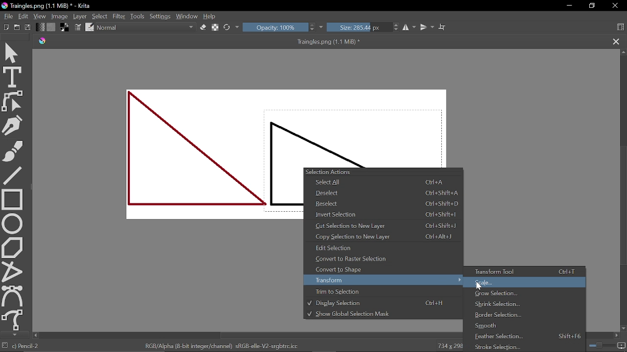 This screenshot has height=352, width=627. Describe the element at coordinates (146, 28) in the screenshot. I see `Normal` at that location.